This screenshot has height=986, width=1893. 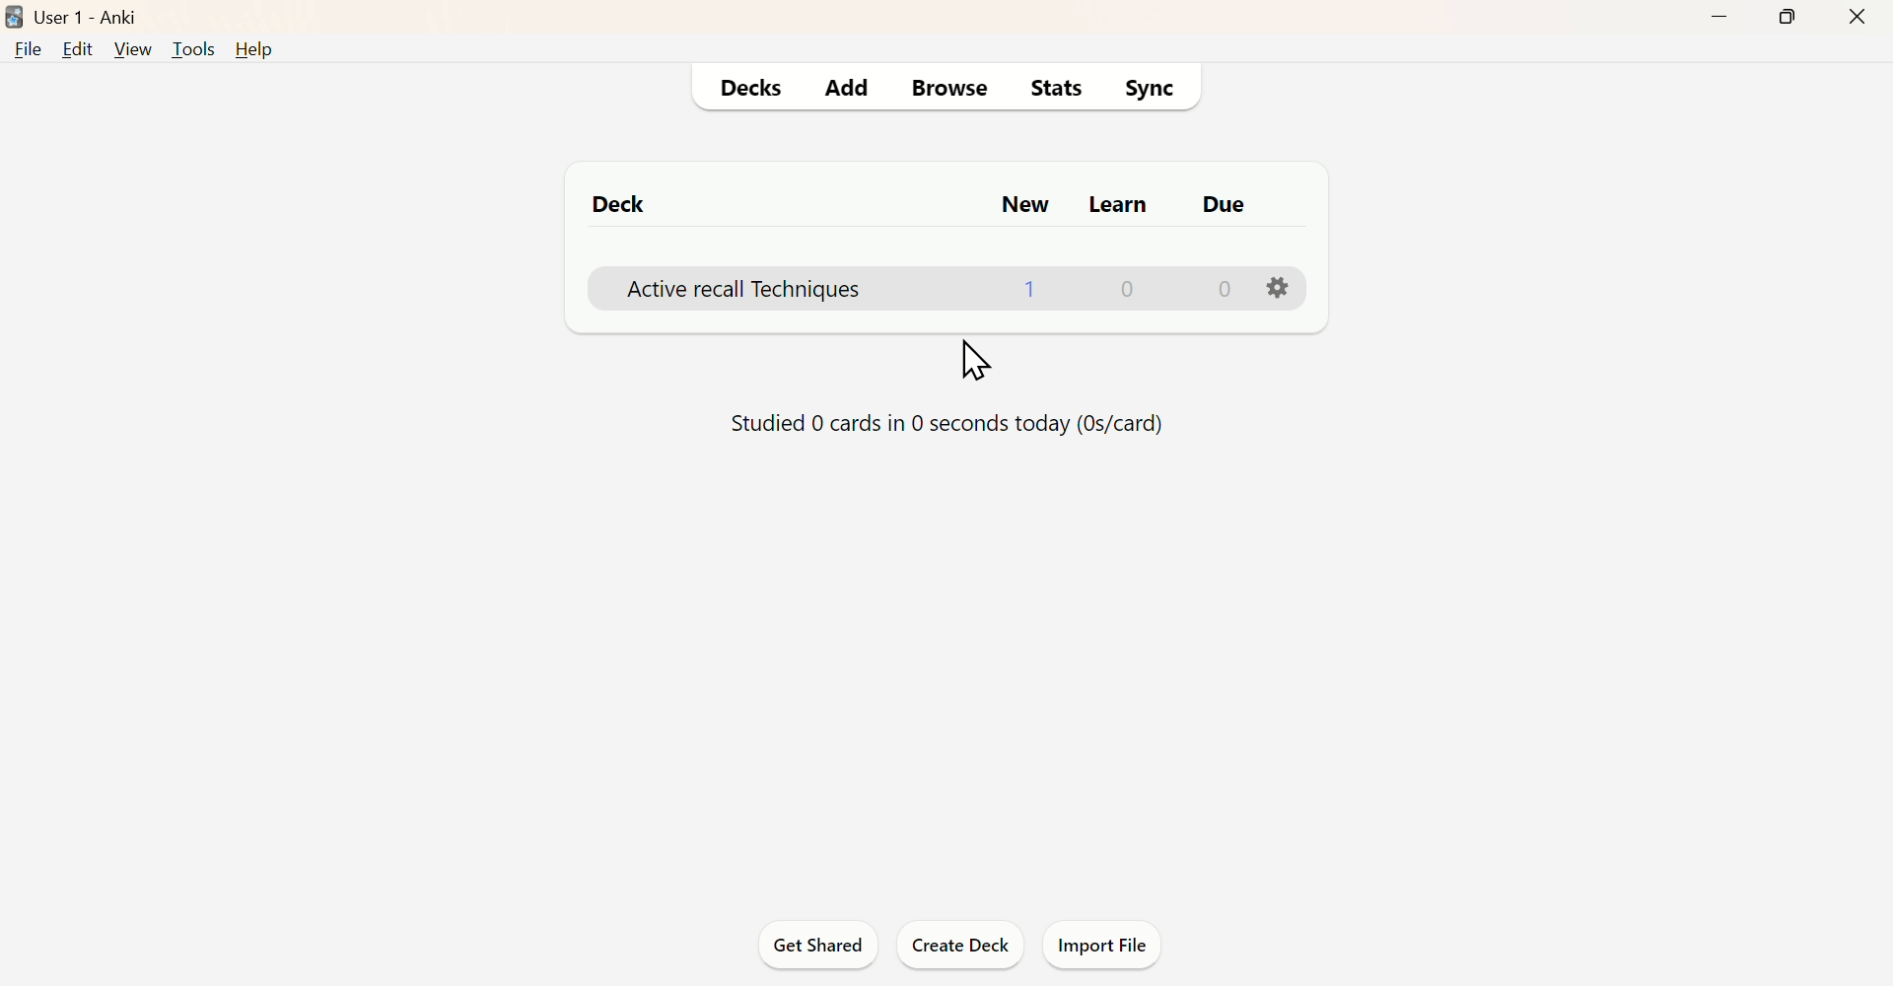 I want to click on Close, so click(x=1856, y=17).